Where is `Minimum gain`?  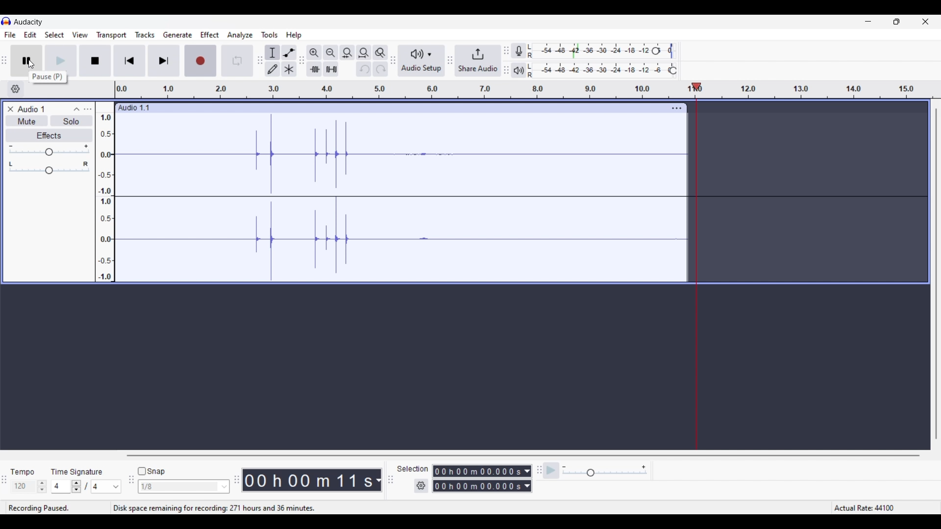 Minimum gain is located at coordinates (11, 146).